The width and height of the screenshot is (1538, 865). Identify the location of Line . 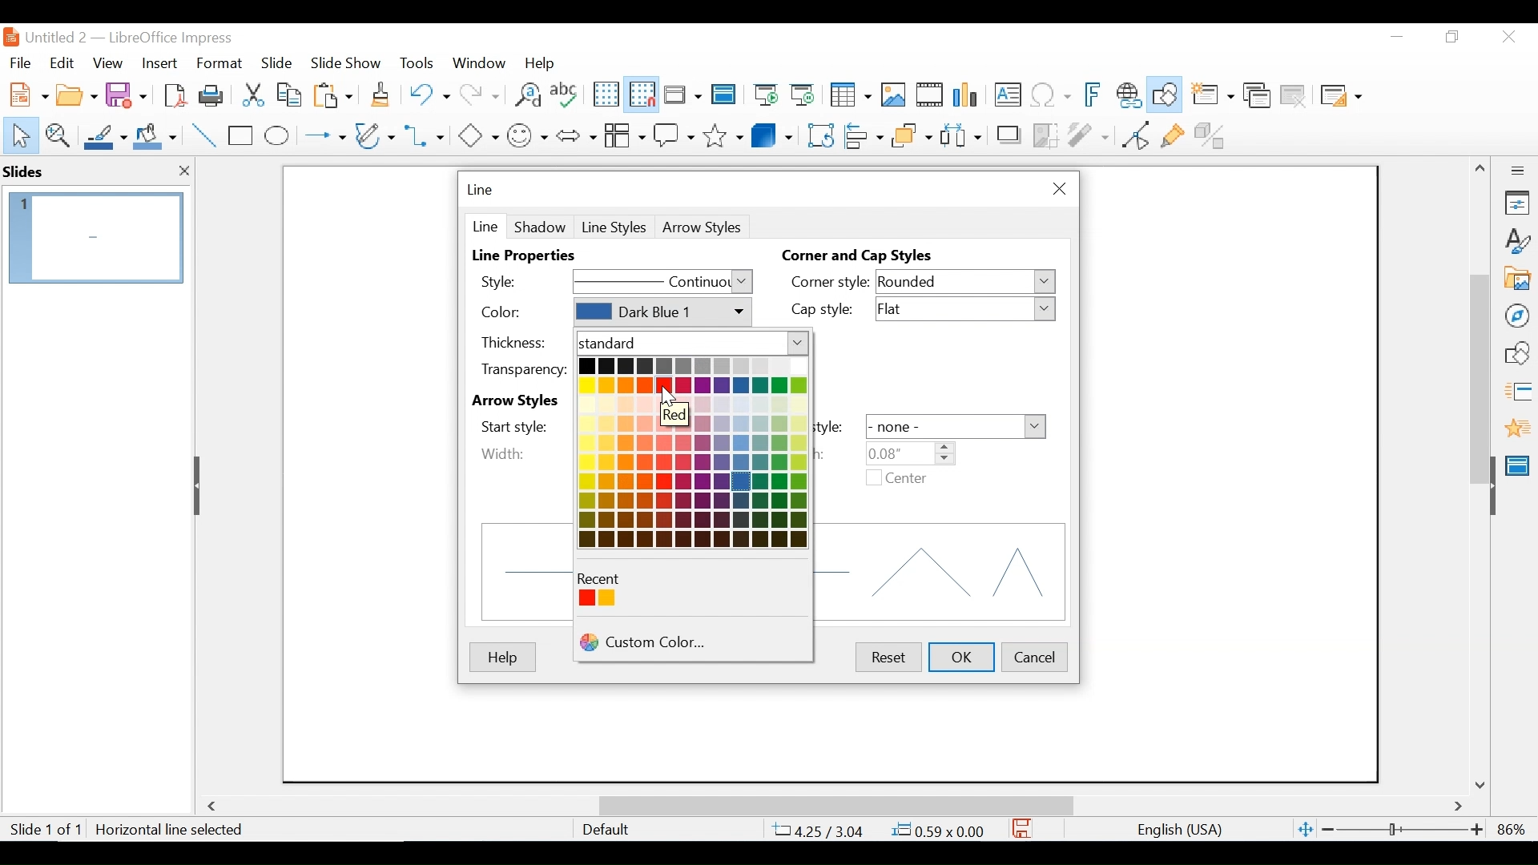
(484, 225).